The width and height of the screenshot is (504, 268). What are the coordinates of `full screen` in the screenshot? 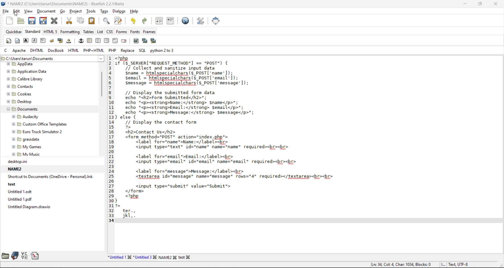 It's located at (216, 22).